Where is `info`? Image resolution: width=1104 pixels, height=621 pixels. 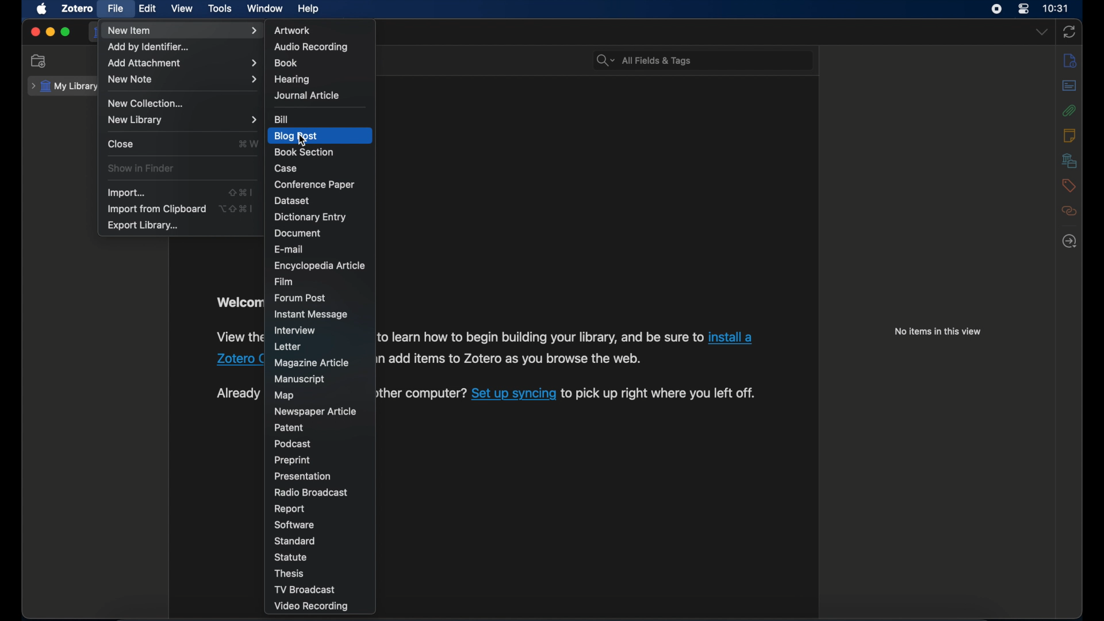
info is located at coordinates (1071, 60).